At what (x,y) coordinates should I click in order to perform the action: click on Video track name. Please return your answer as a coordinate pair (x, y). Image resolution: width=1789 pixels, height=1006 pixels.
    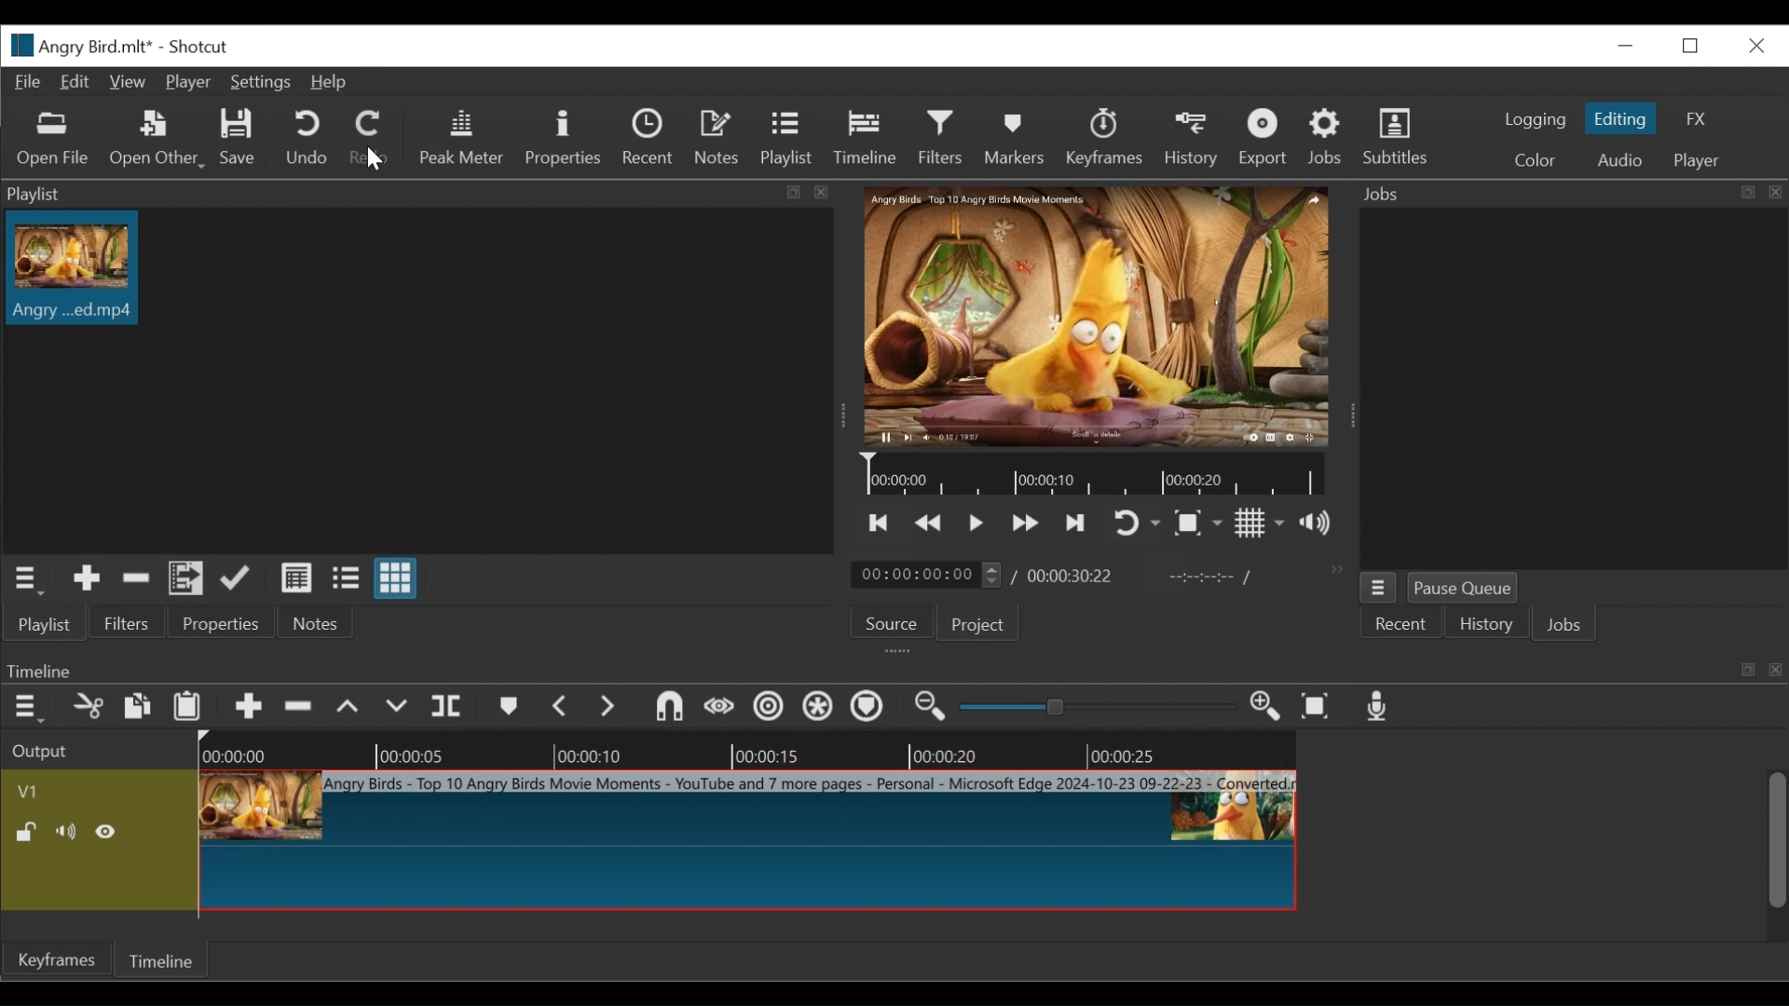
    Looking at the image, I should click on (93, 789).